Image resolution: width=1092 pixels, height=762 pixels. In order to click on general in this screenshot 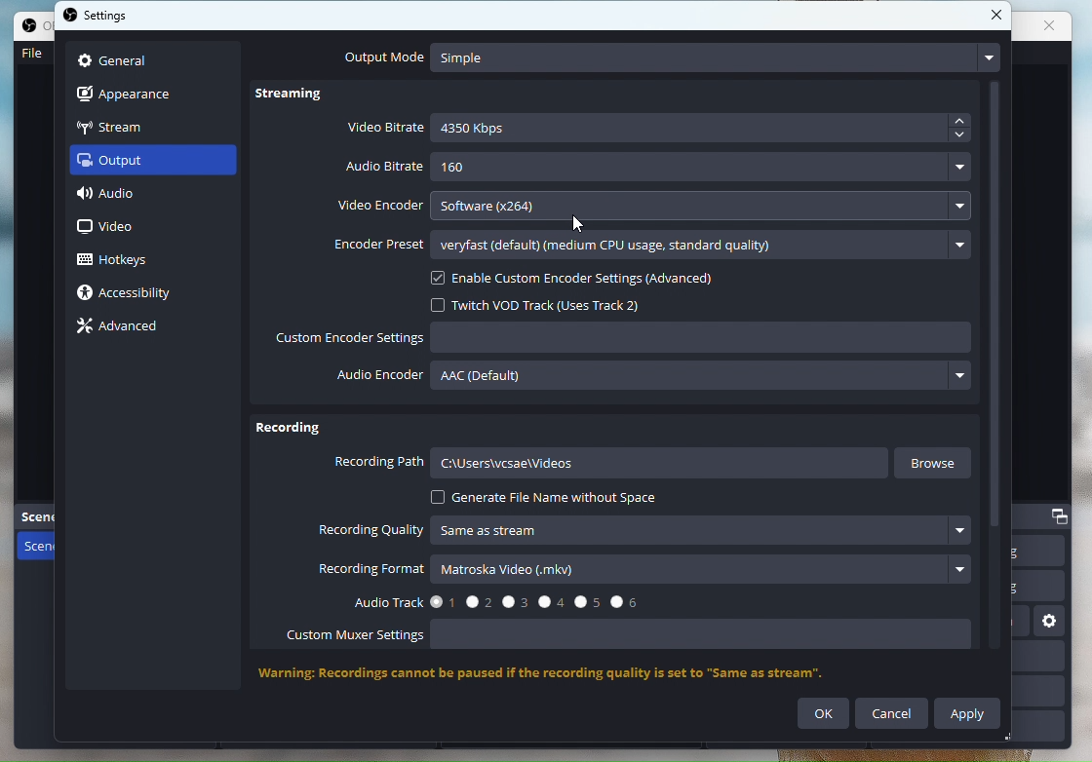, I will do `click(115, 58)`.